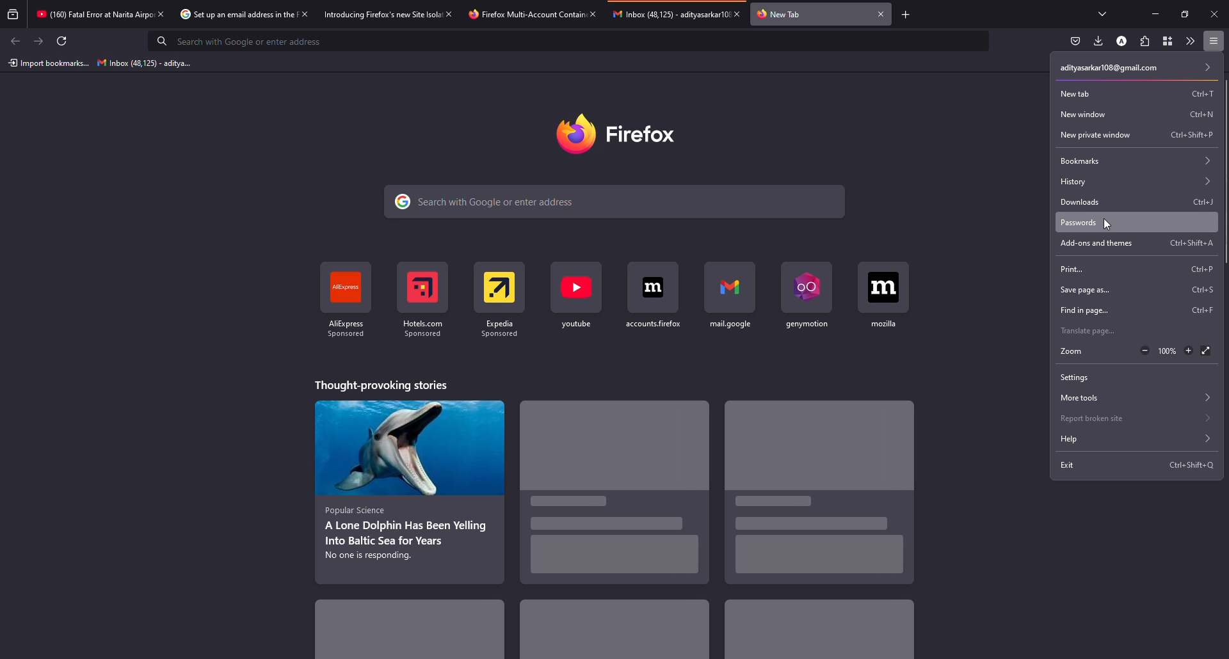 The height and width of the screenshot is (659, 1229). I want to click on account, so click(1123, 40).